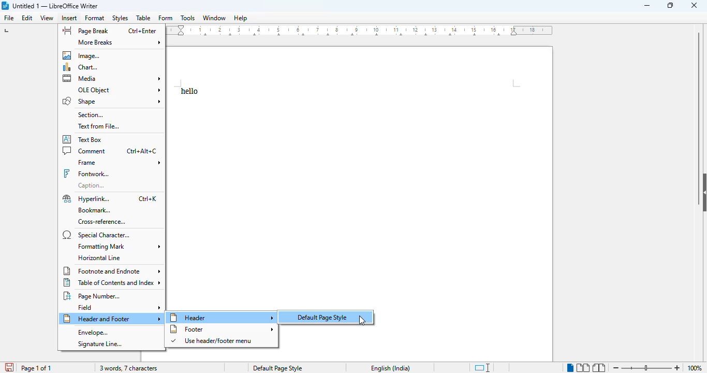 This screenshot has width=707, height=373. What do you see at coordinates (81, 67) in the screenshot?
I see `chart` at bounding box center [81, 67].